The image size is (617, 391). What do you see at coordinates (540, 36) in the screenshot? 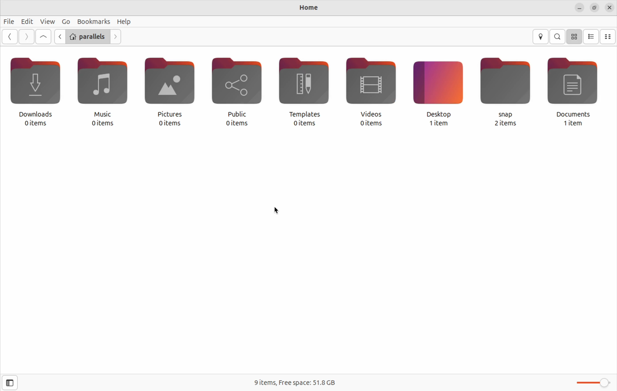
I see `location` at bounding box center [540, 36].